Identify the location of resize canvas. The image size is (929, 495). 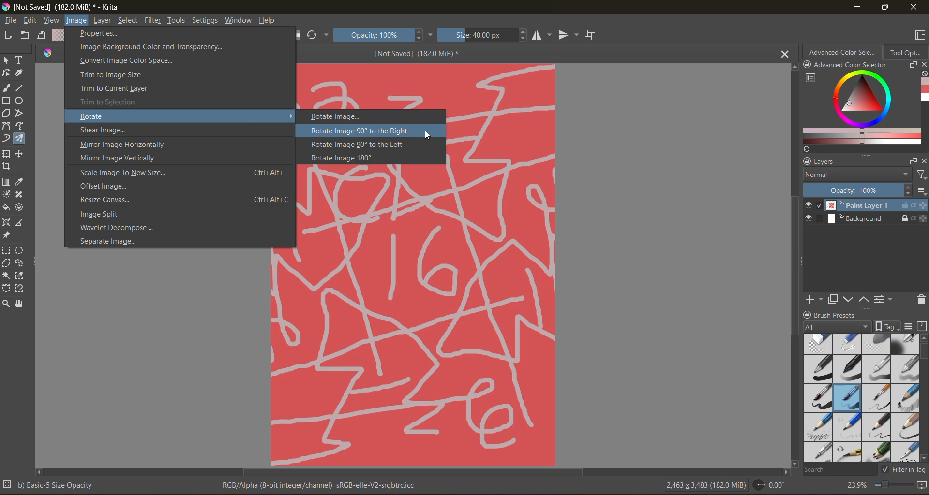
(184, 200).